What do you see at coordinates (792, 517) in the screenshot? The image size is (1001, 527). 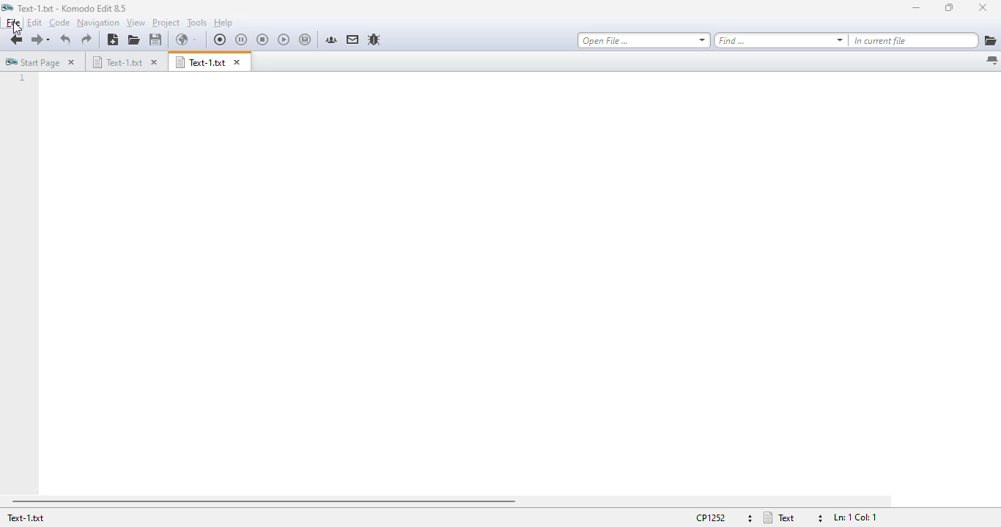 I see `file type` at bounding box center [792, 517].